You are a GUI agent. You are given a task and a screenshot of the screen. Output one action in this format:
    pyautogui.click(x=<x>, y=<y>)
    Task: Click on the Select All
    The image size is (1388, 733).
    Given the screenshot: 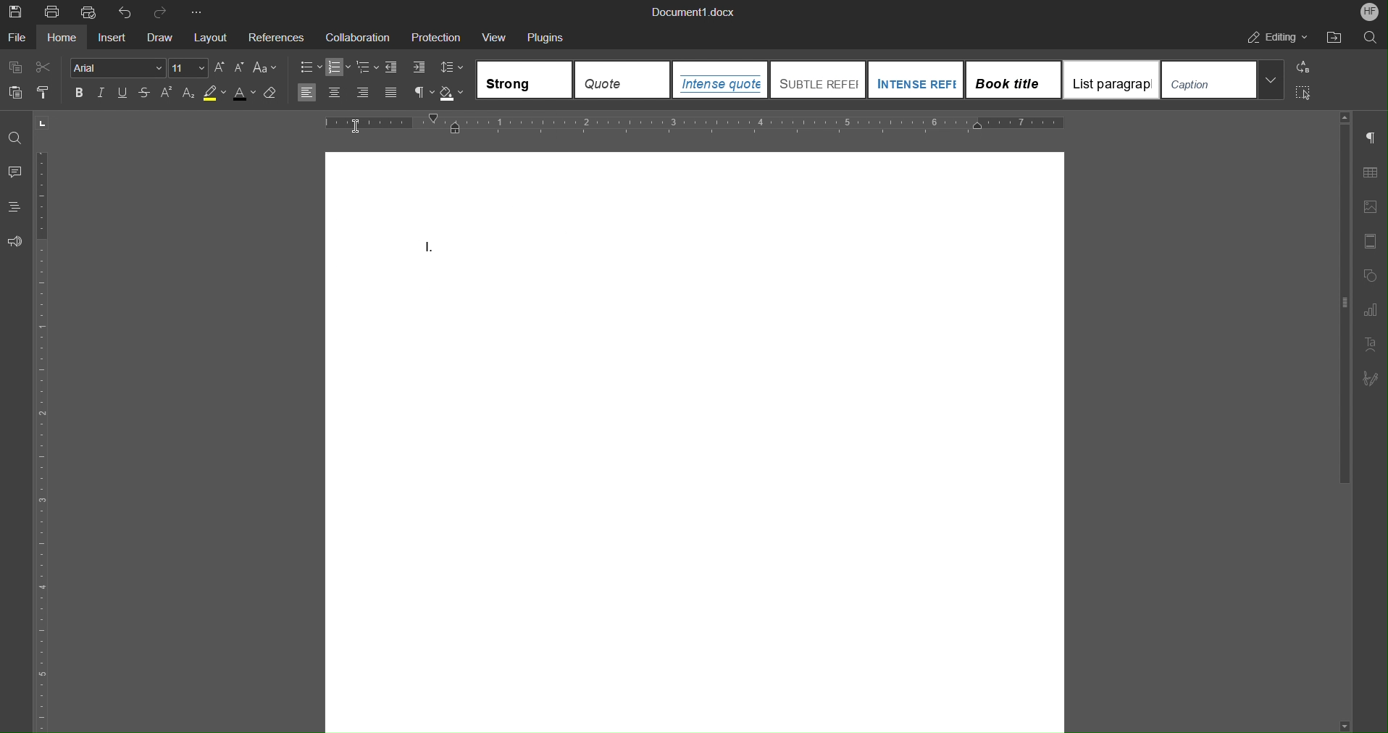 What is the action you would take?
    pyautogui.click(x=1303, y=93)
    